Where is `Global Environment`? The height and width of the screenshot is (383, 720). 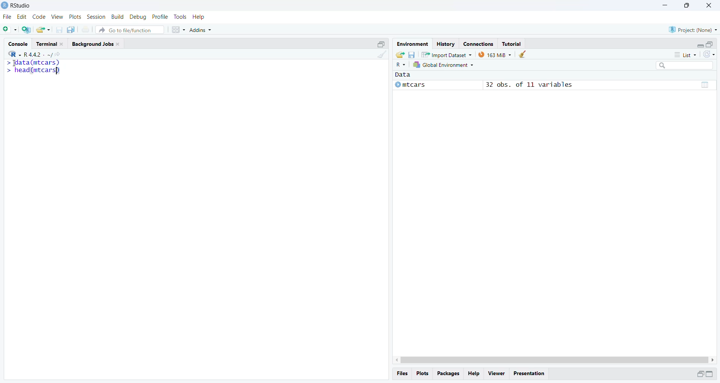 Global Environment is located at coordinates (444, 65).